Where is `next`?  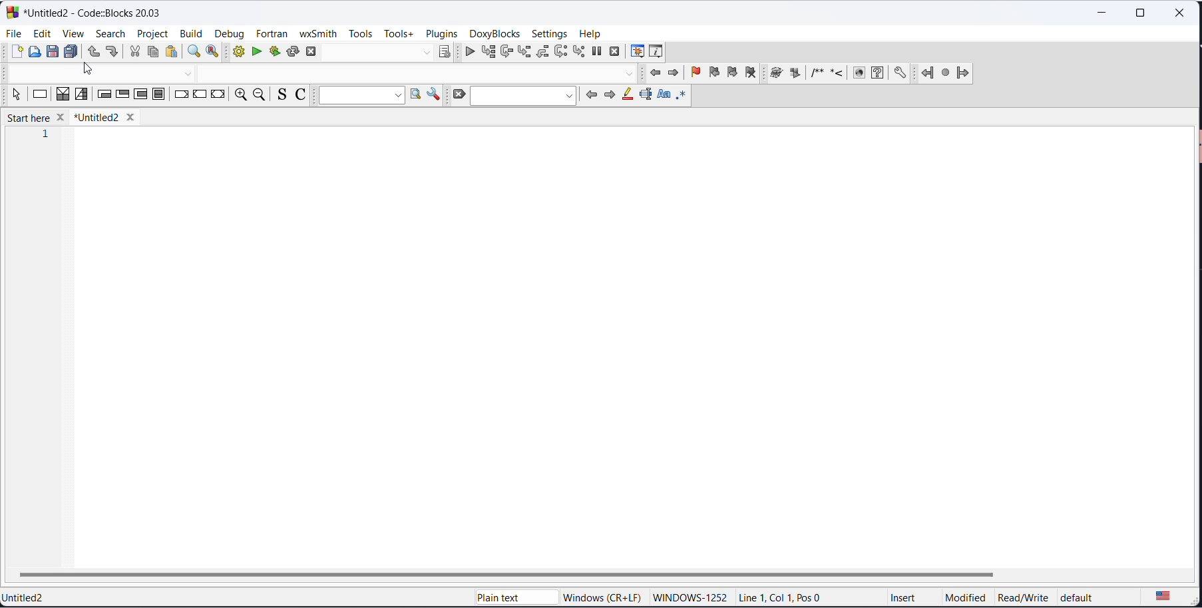
next is located at coordinates (610, 95).